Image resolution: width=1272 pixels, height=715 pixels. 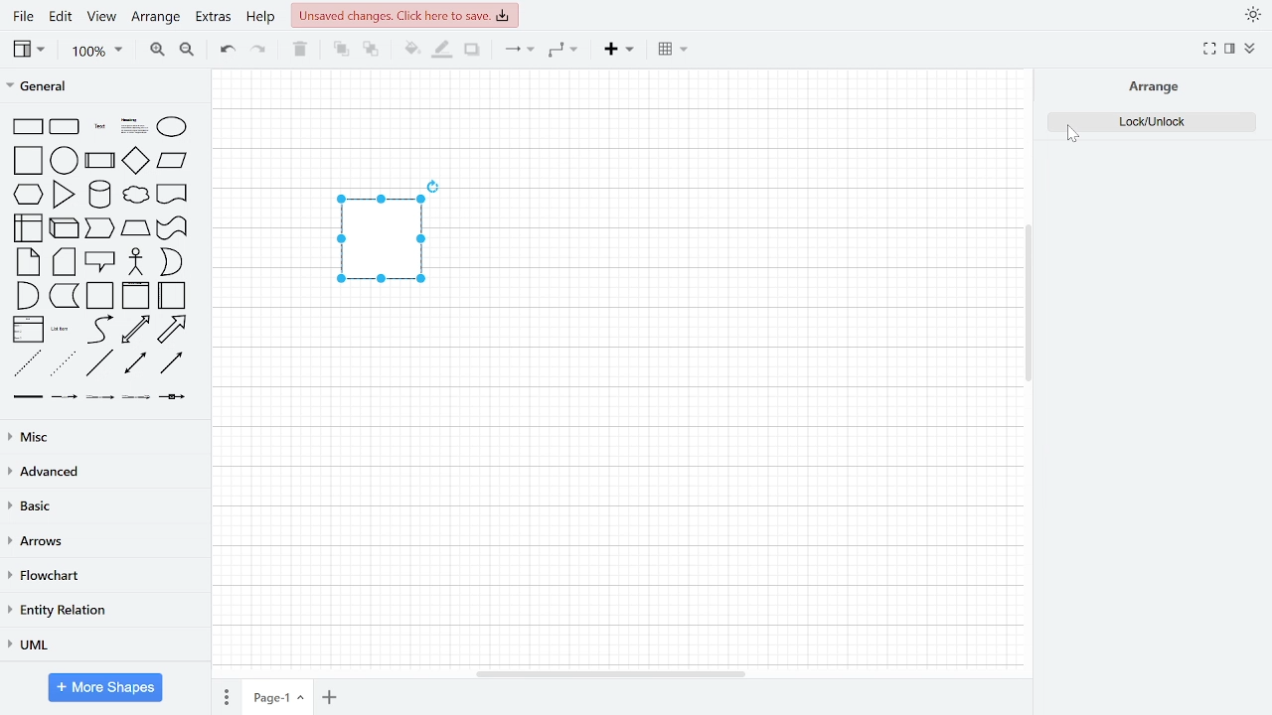 What do you see at coordinates (102, 472) in the screenshot?
I see `advanced` at bounding box center [102, 472].